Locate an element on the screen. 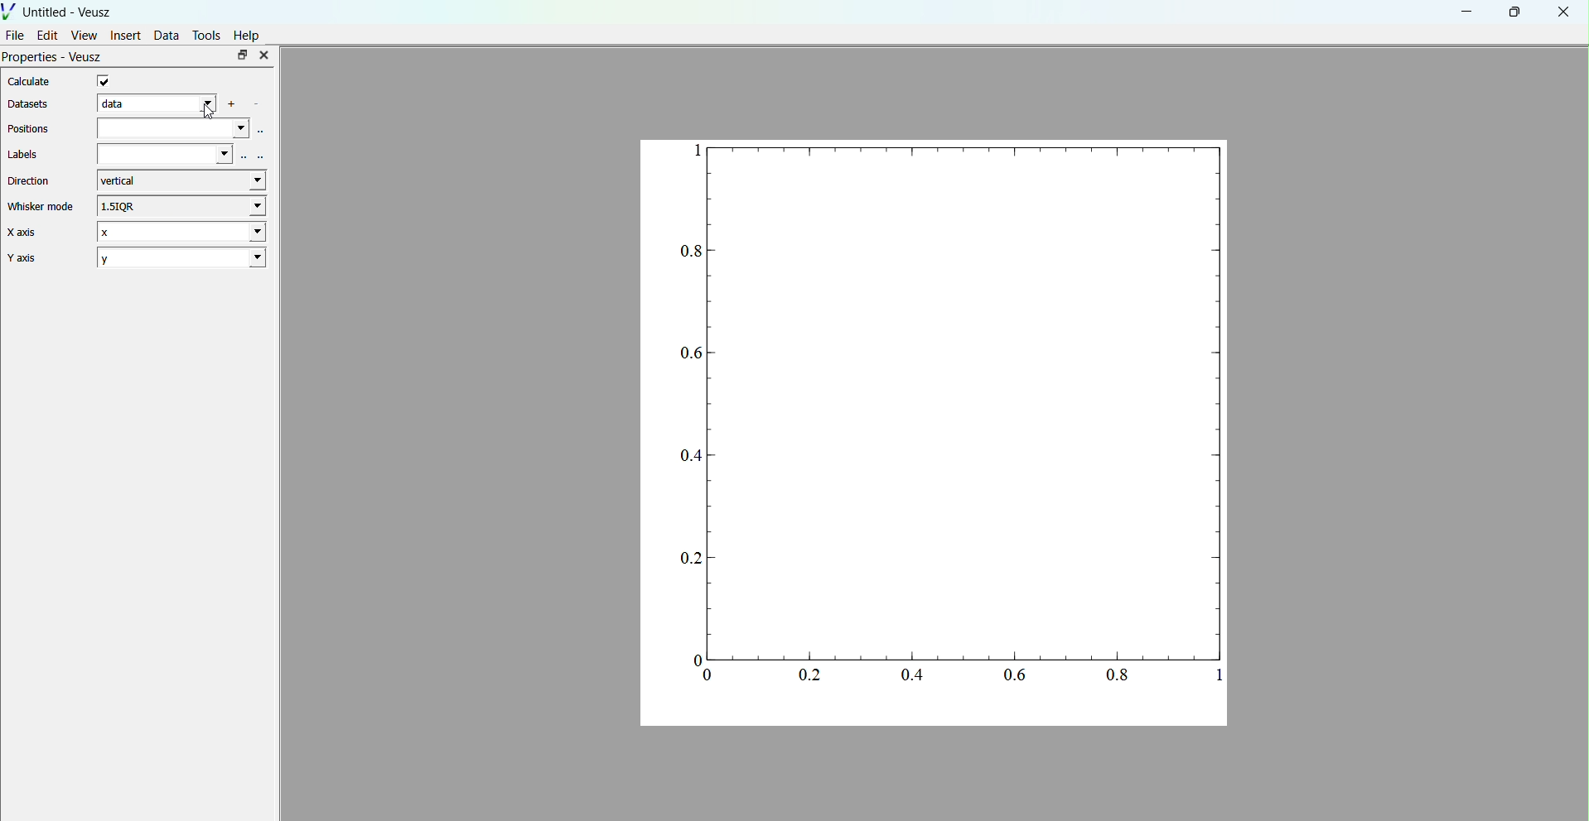 This screenshot has width=1589, height=821. Whisker mode is located at coordinates (40, 207).